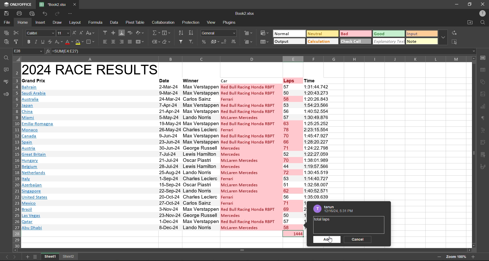  What do you see at coordinates (420, 42) in the screenshot?
I see `note` at bounding box center [420, 42].